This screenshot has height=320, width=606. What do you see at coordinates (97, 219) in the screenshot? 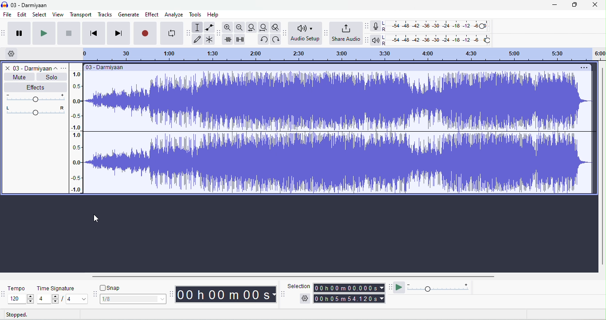
I see `cursor` at bounding box center [97, 219].